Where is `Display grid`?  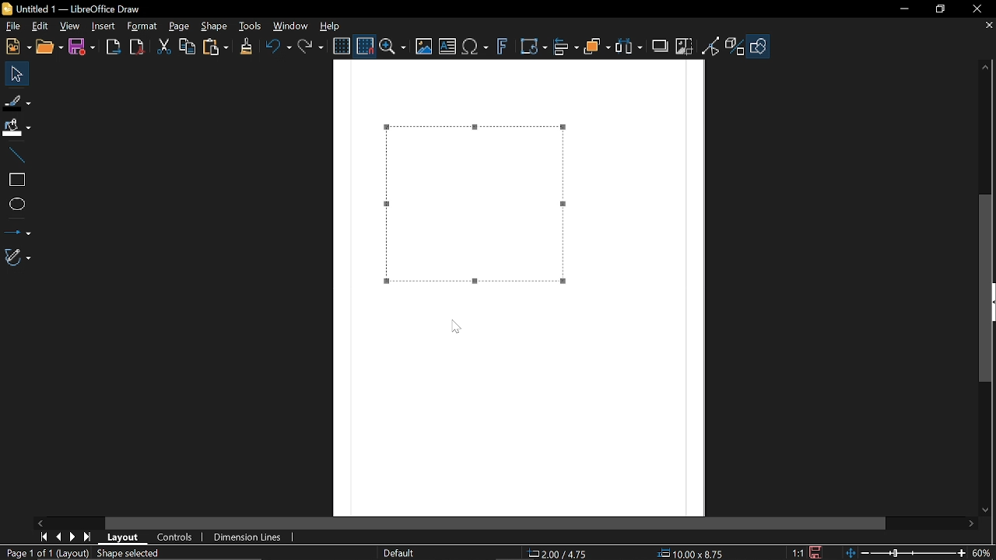 Display grid is located at coordinates (342, 47).